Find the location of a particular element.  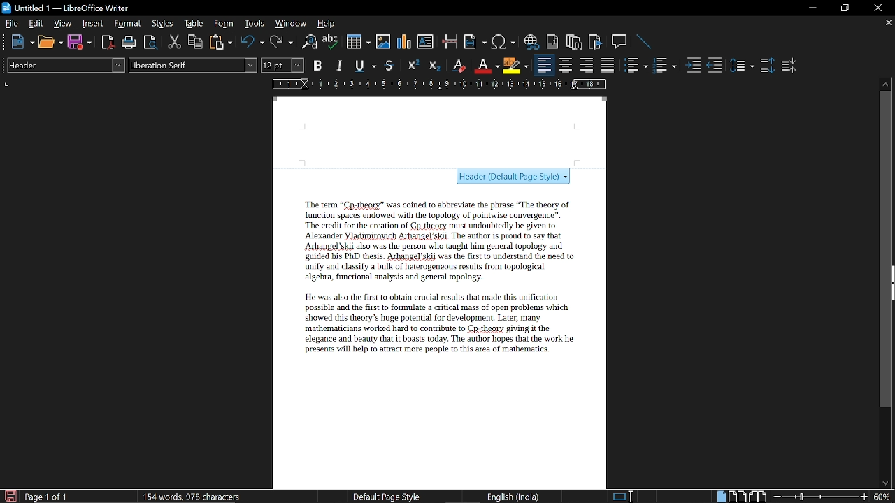

Print is located at coordinates (129, 43).